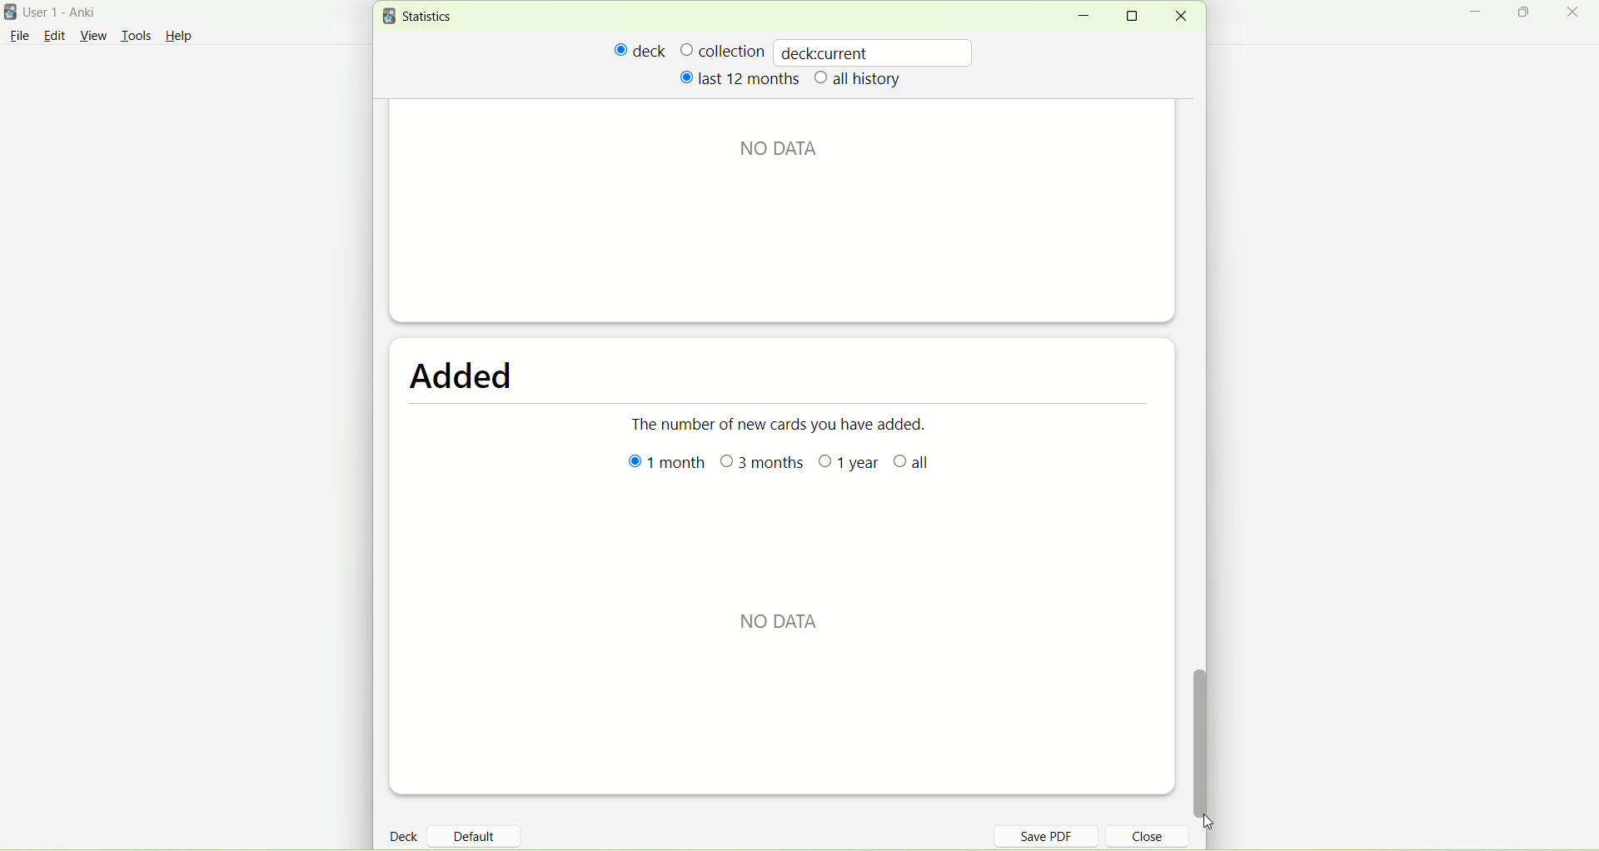  Describe the element at coordinates (847, 466) in the screenshot. I see `1 year` at that location.